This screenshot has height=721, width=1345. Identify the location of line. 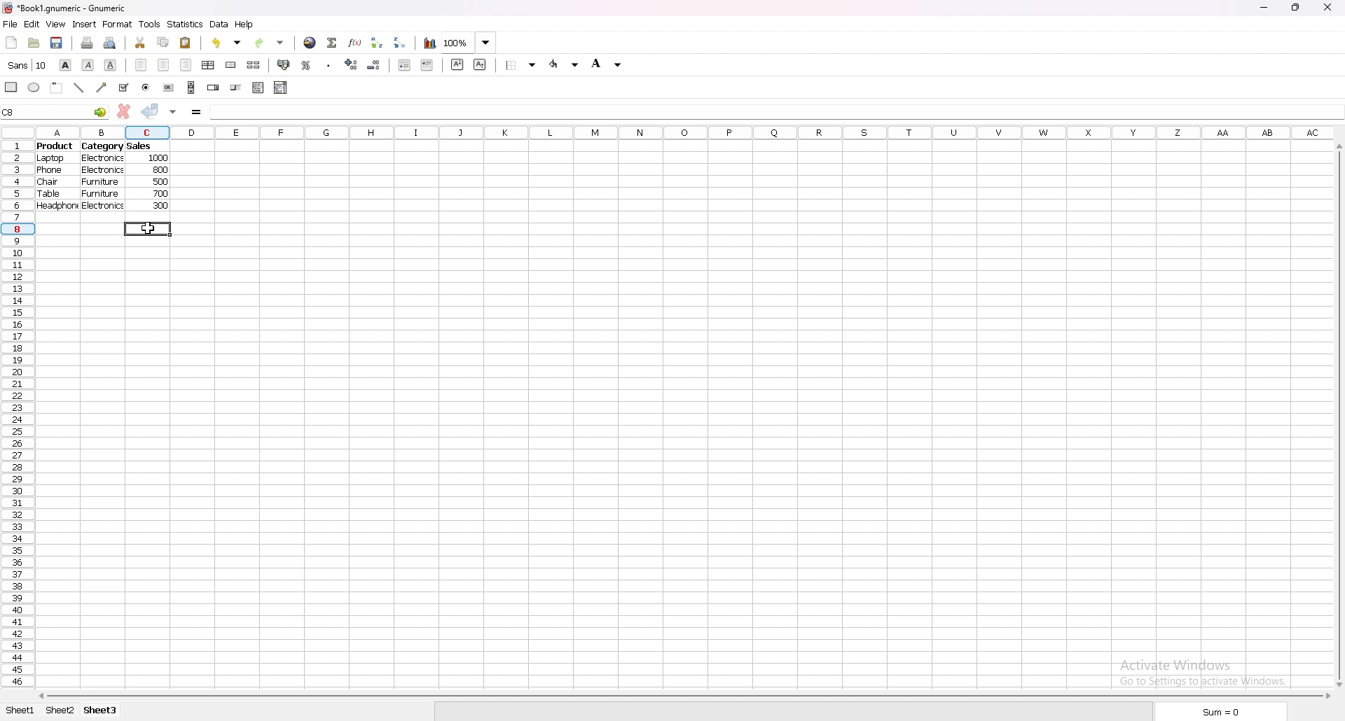
(79, 88).